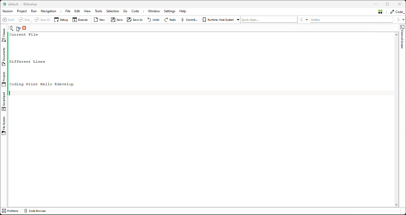 The width and height of the screenshot is (406, 215). I want to click on default kdevelop, so click(22, 5).